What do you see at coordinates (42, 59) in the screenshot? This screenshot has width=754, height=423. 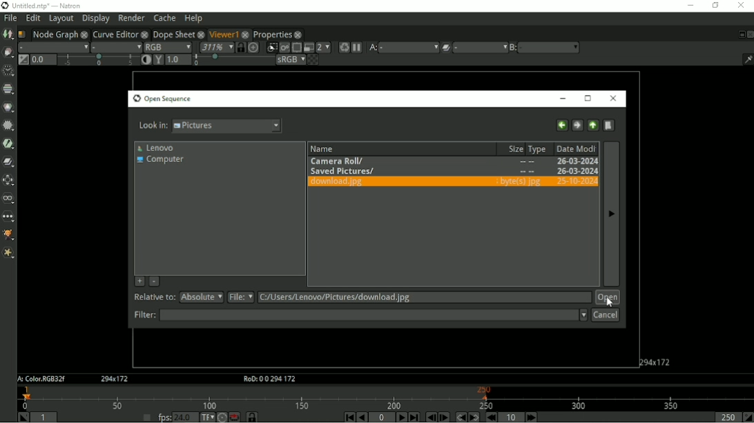 I see `Gain` at bounding box center [42, 59].